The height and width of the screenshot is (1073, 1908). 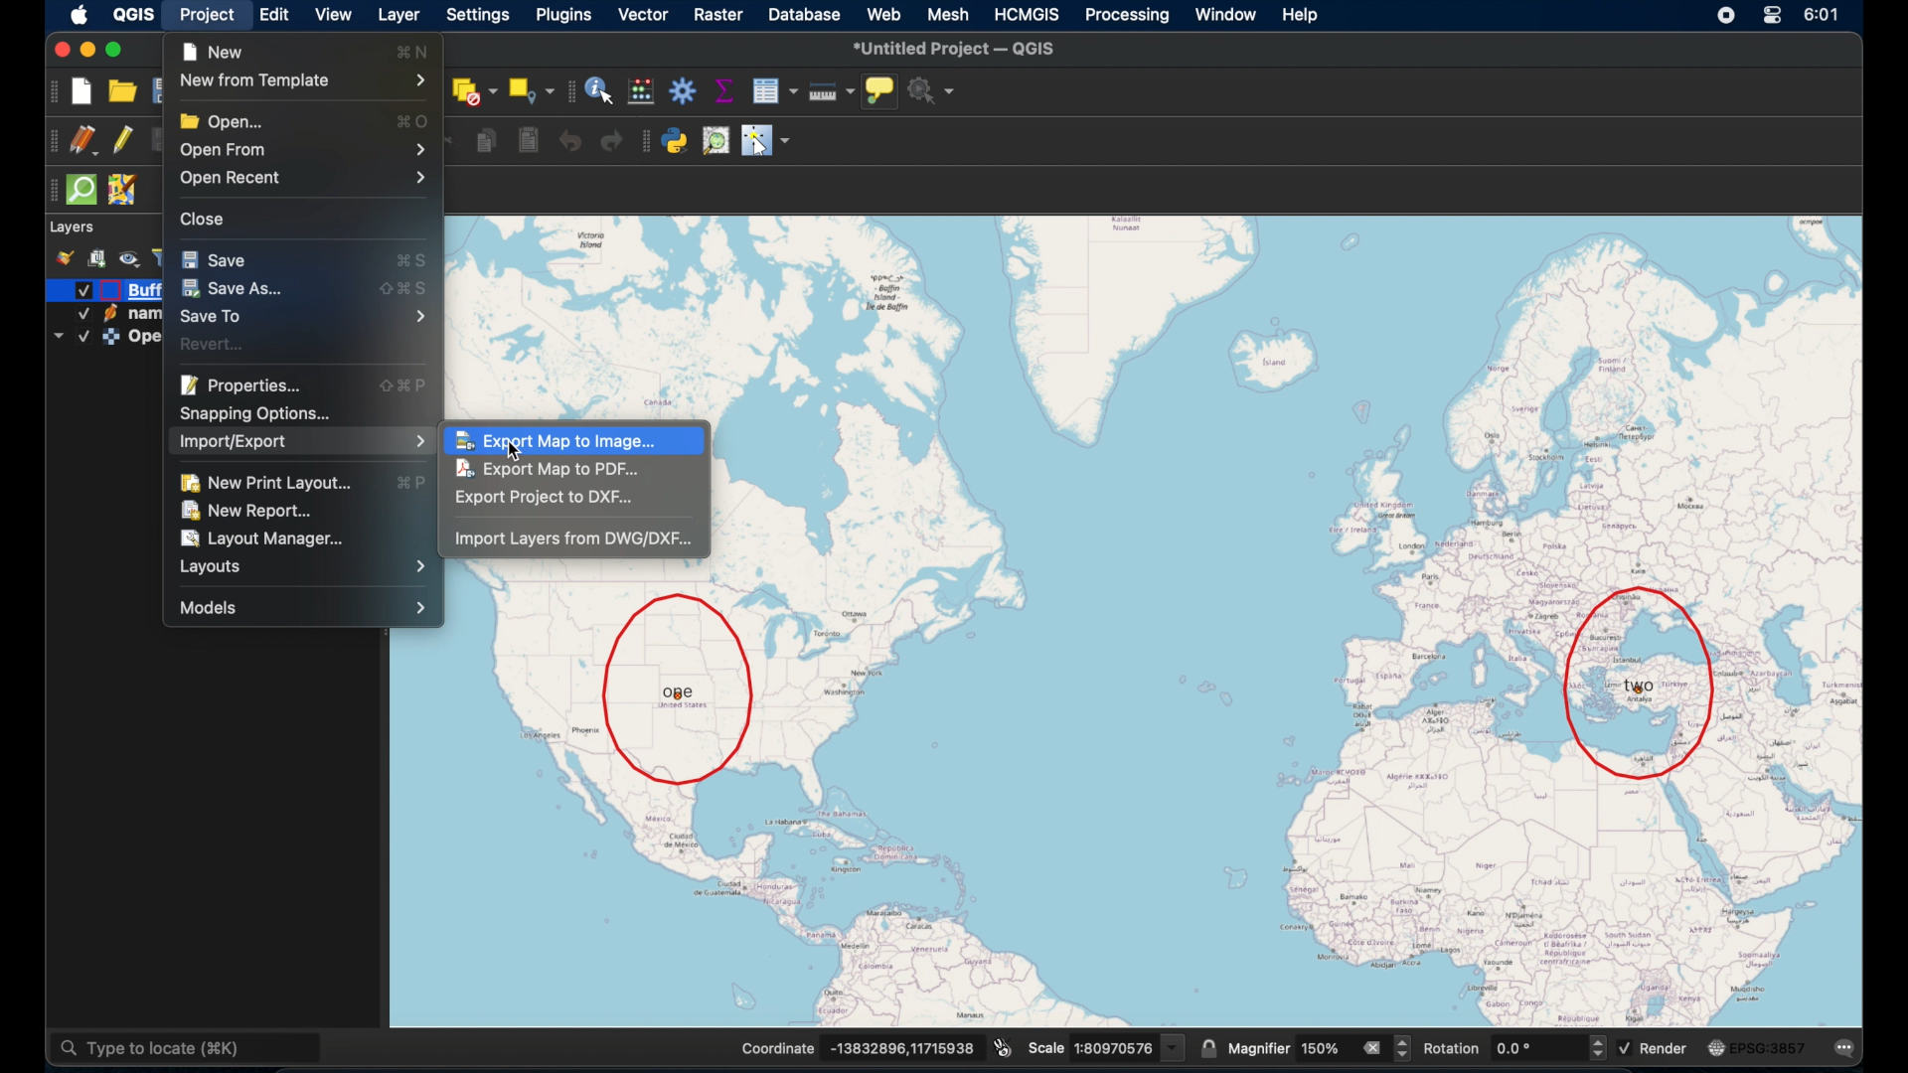 I want to click on new project, so click(x=84, y=90).